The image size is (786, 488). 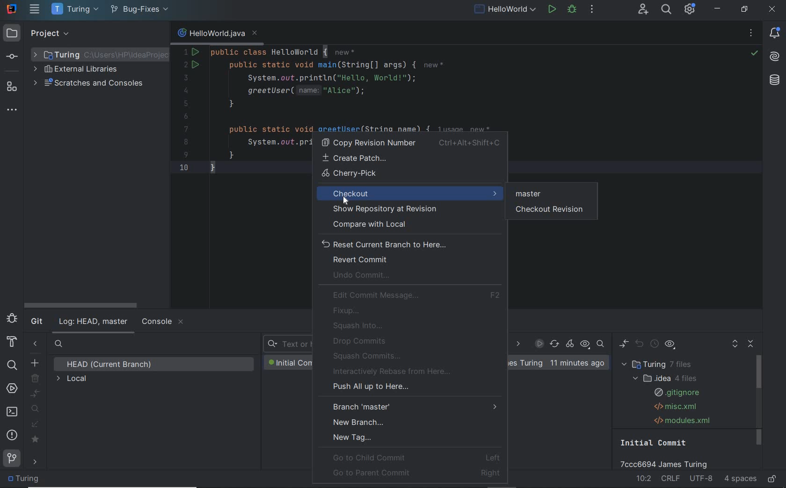 I want to click on go to child commit, so click(x=416, y=457).